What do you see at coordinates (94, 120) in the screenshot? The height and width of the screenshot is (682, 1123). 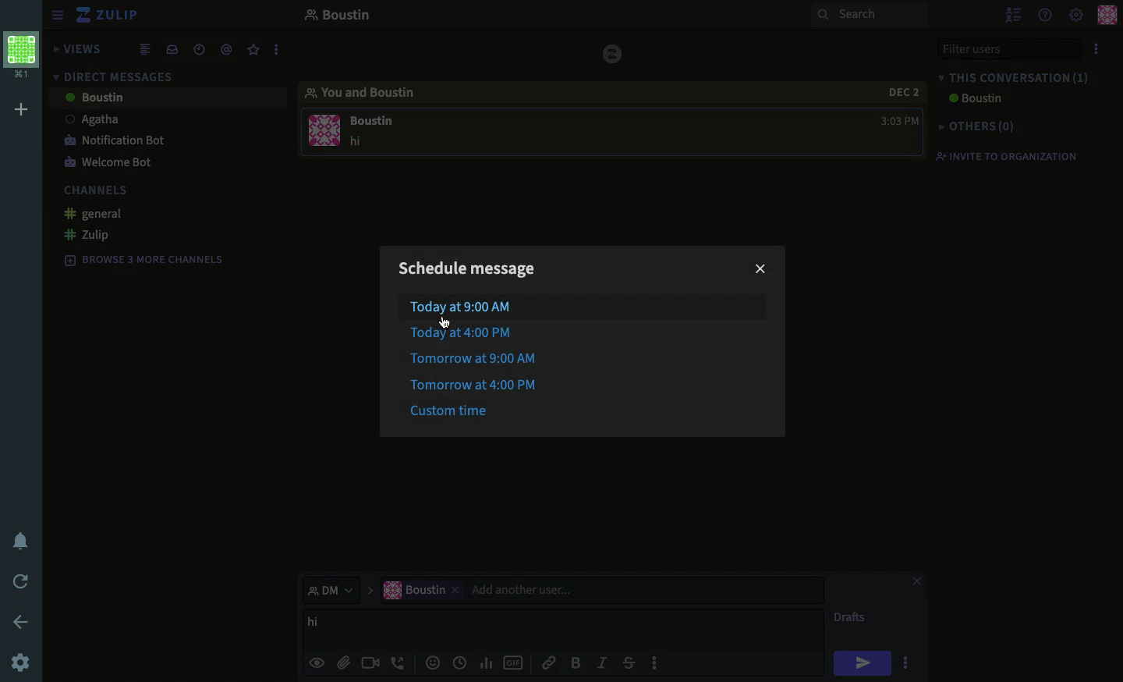 I see `Agatha` at bounding box center [94, 120].